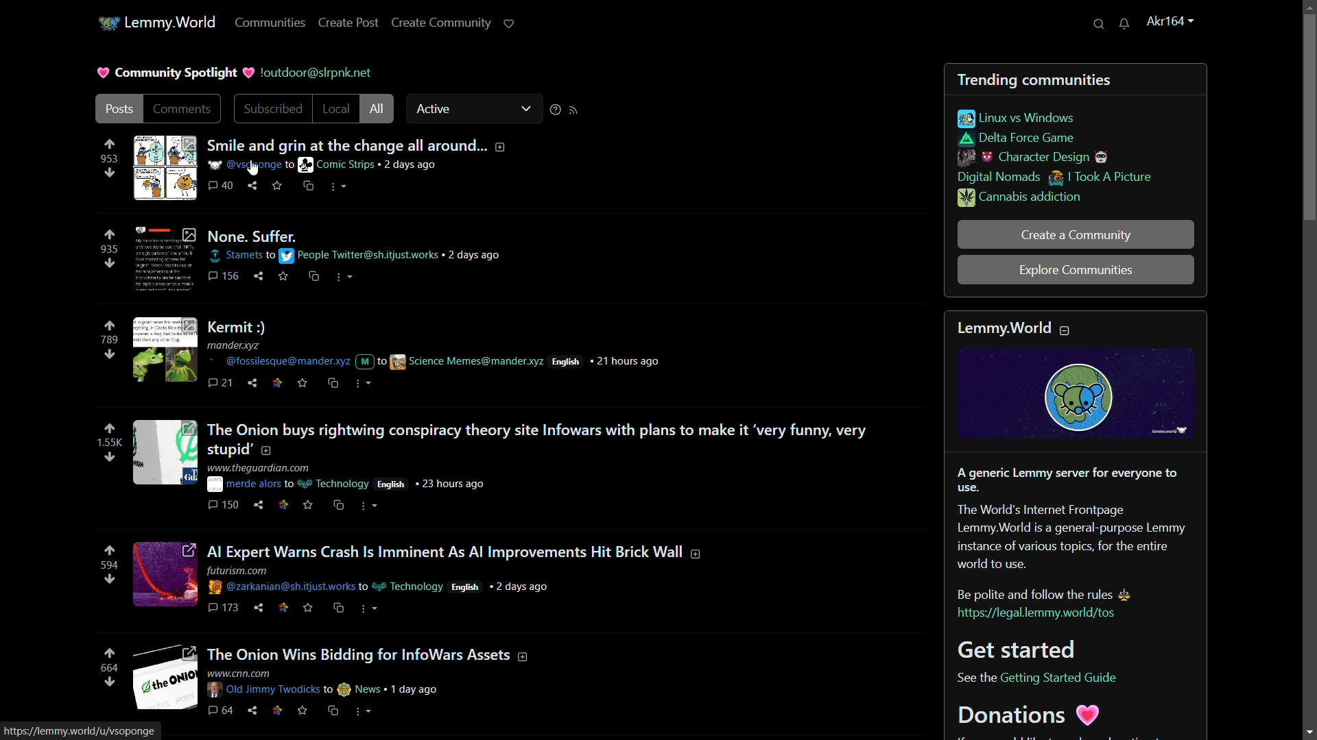 Image resolution: width=1317 pixels, height=740 pixels. What do you see at coordinates (309, 186) in the screenshot?
I see `cross share` at bounding box center [309, 186].